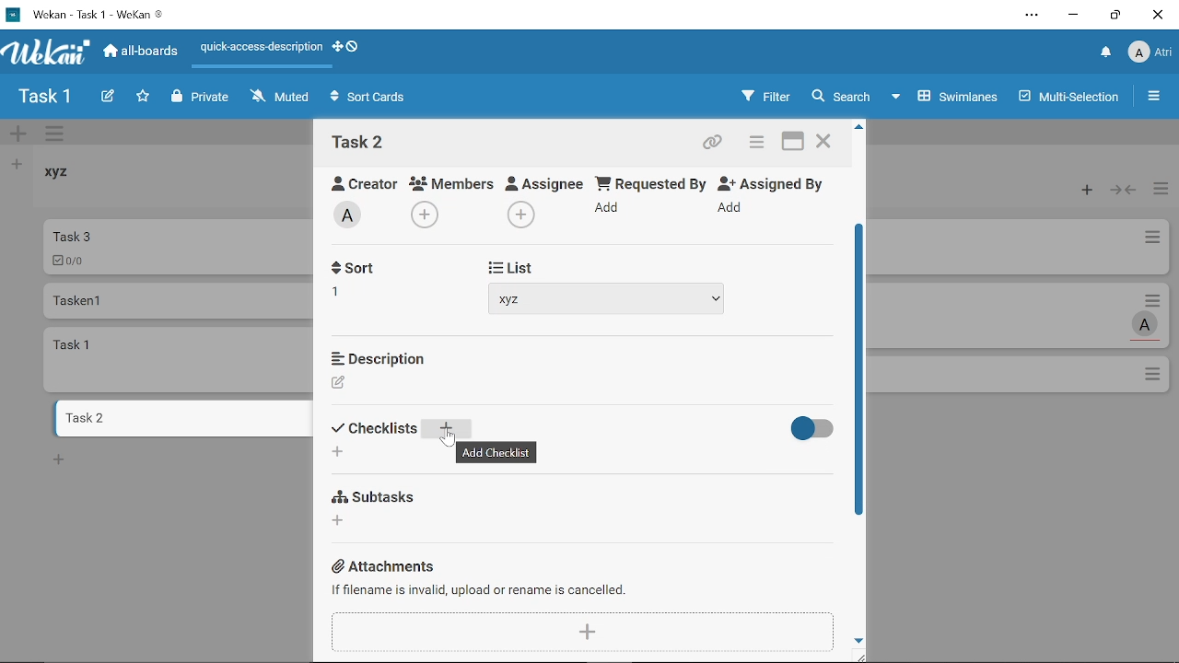 This screenshot has width=1179, height=663. What do you see at coordinates (377, 428) in the screenshot?
I see `Sort` at bounding box center [377, 428].